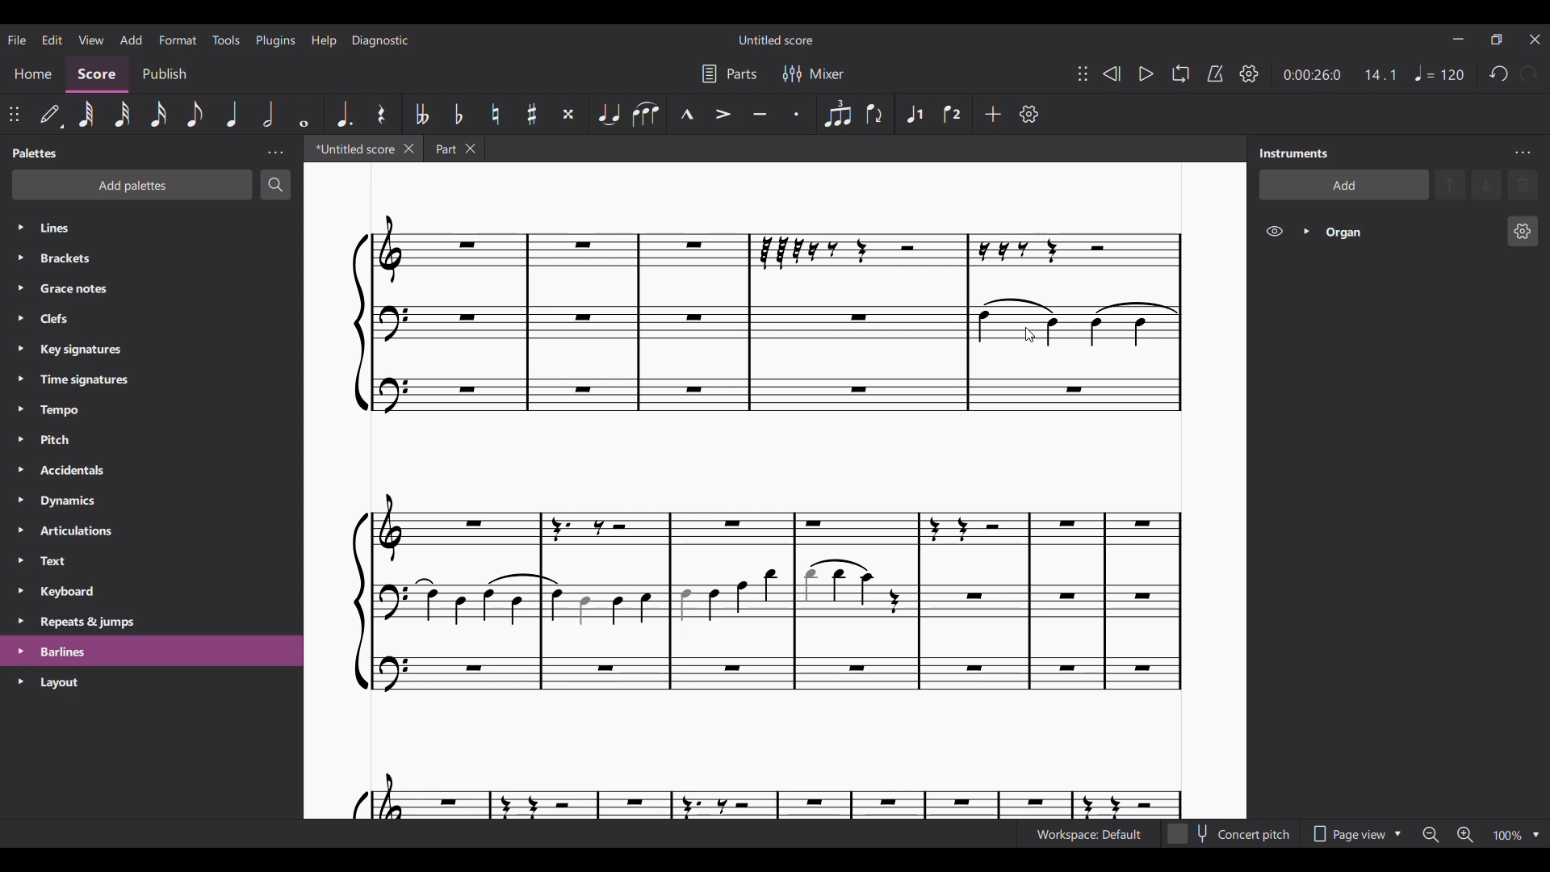  I want to click on Current workspace settings, so click(1089, 834).